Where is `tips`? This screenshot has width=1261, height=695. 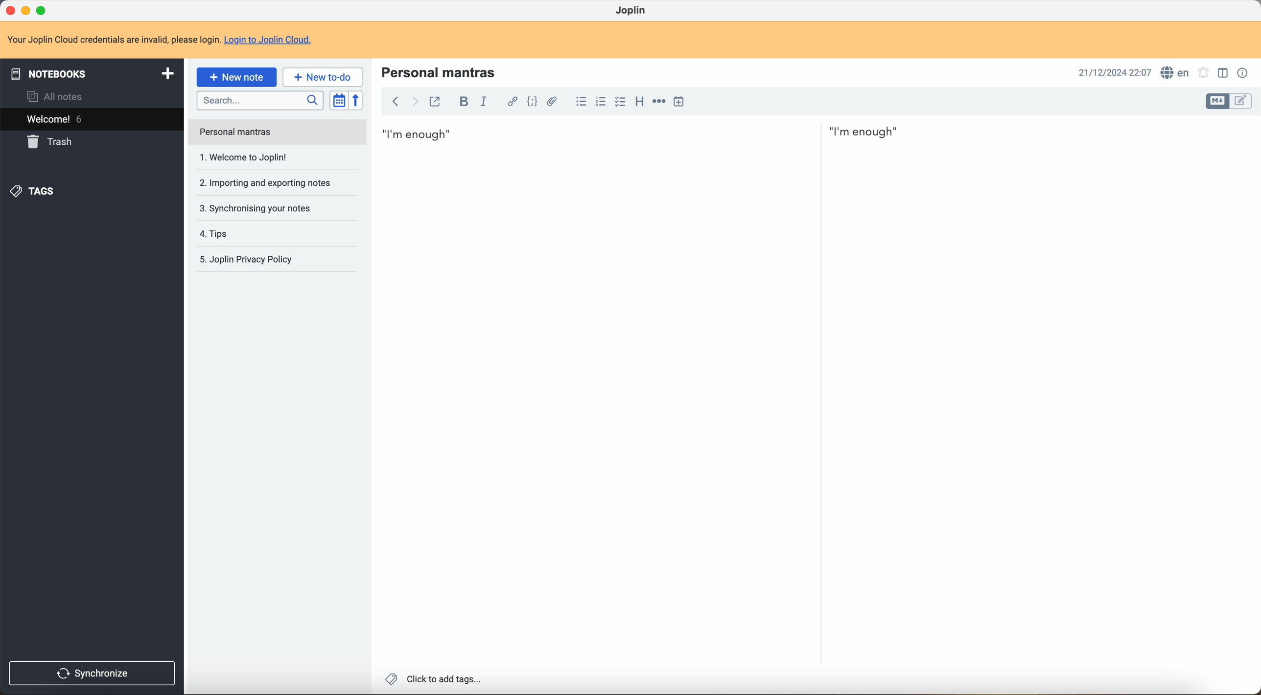
tips is located at coordinates (252, 209).